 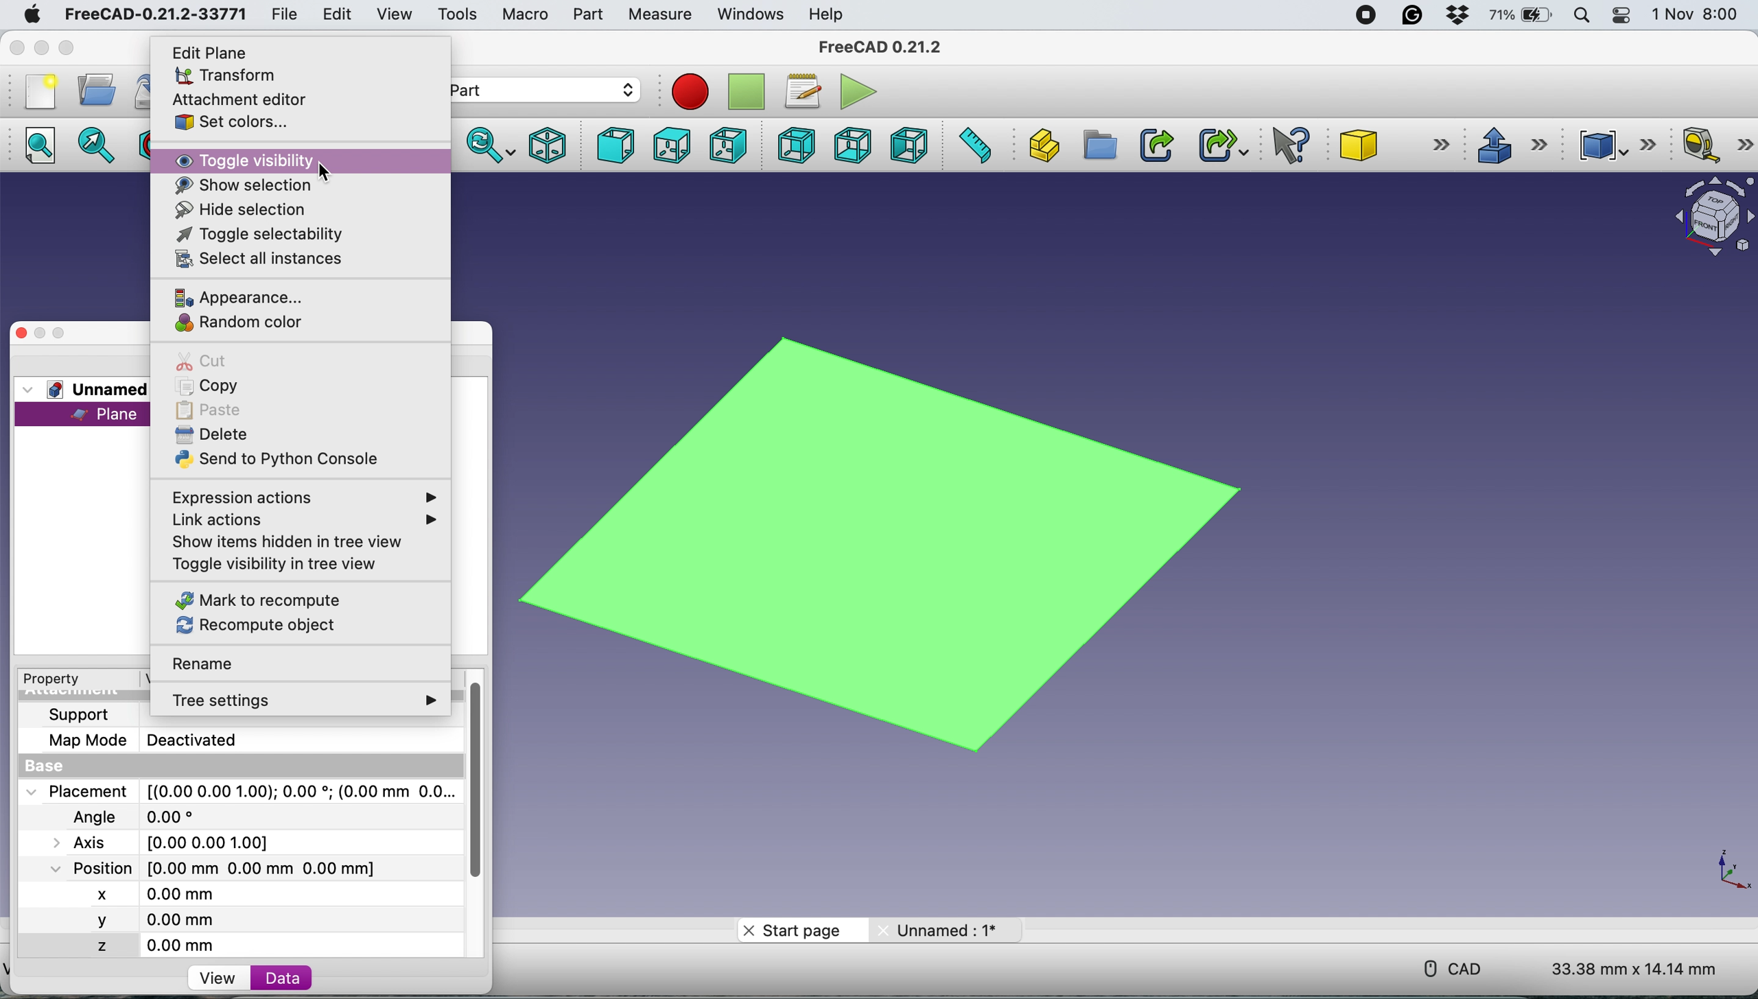 What do you see at coordinates (802, 91) in the screenshot?
I see `macros` at bounding box center [802, 91].